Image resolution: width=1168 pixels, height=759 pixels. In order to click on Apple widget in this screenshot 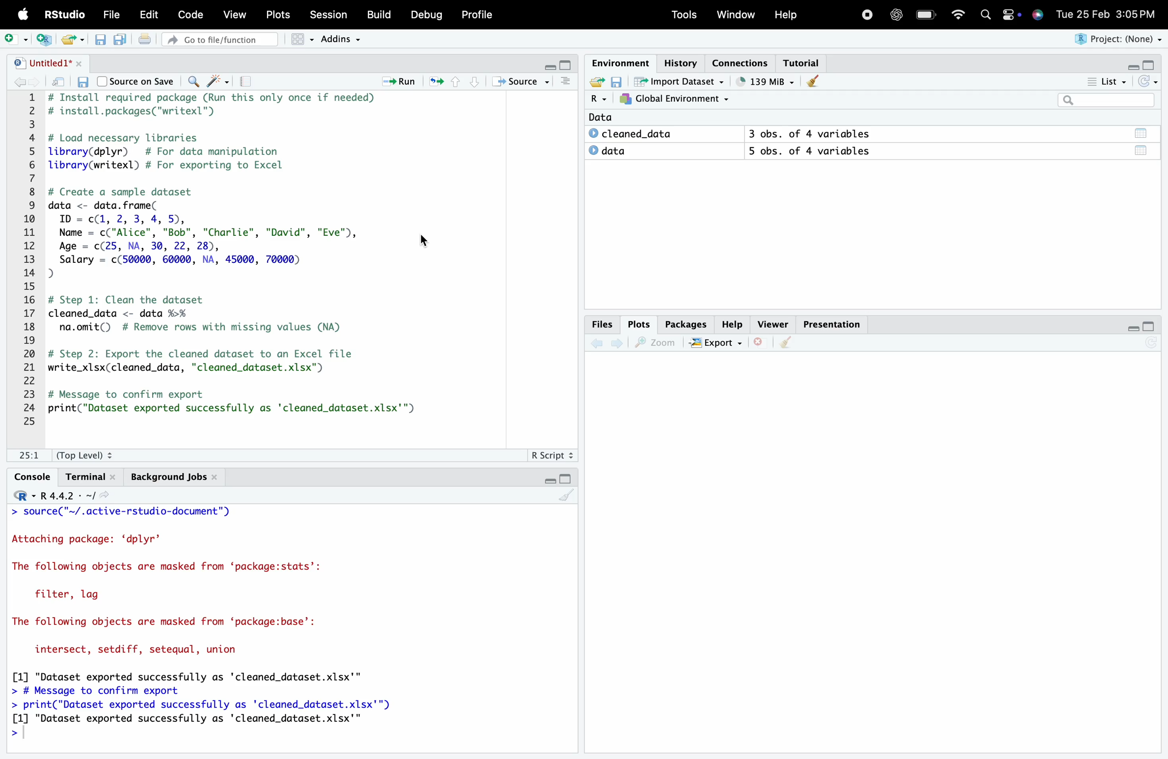, I will do `click(1011, 15)`.